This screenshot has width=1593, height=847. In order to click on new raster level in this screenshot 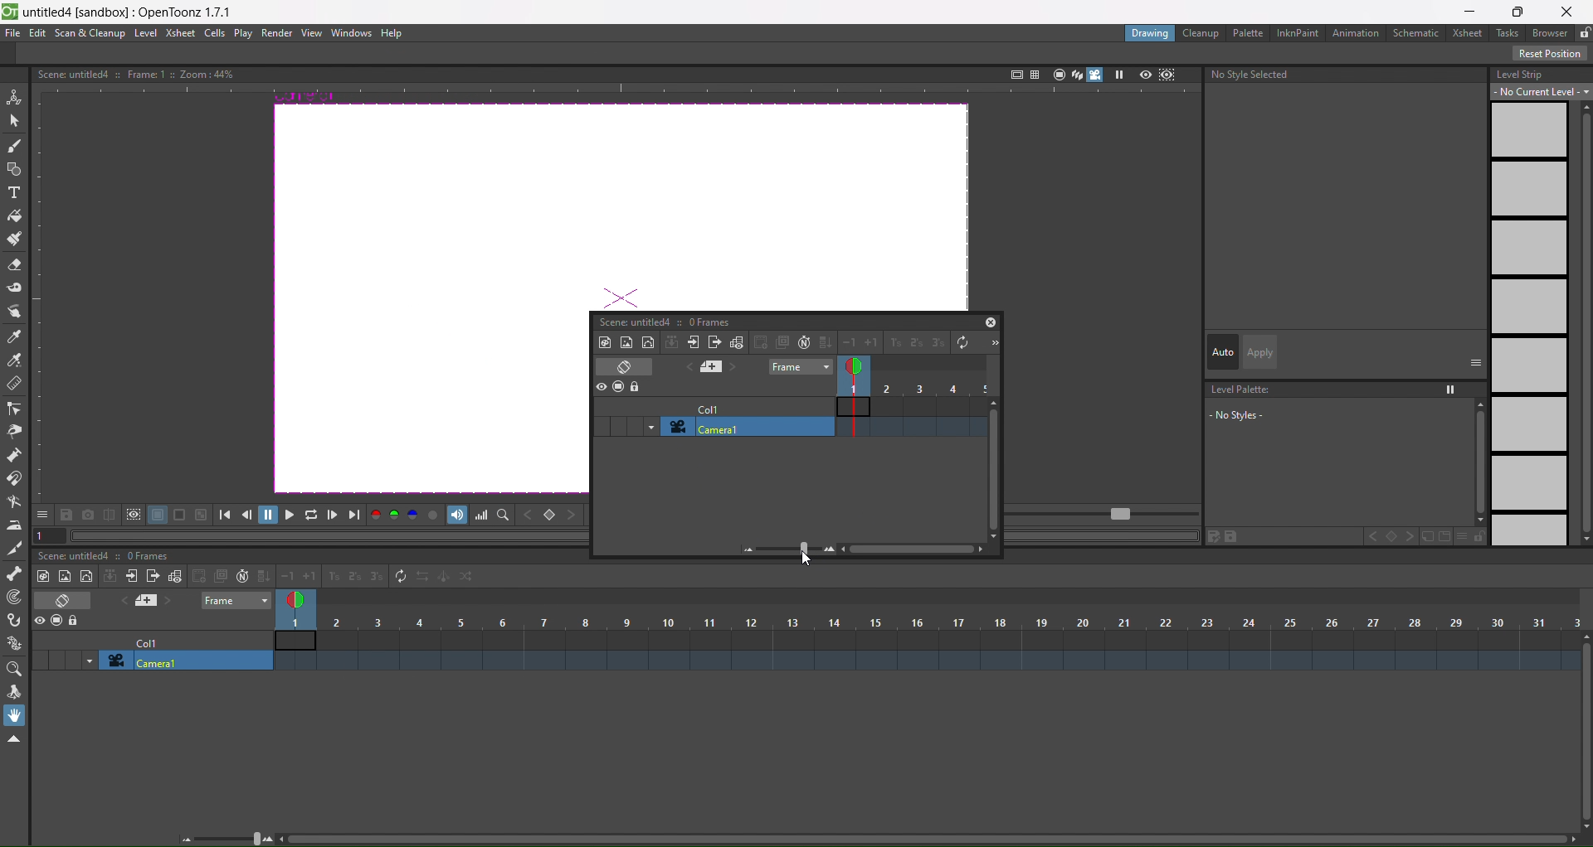, I will do `click(626, 341)`.